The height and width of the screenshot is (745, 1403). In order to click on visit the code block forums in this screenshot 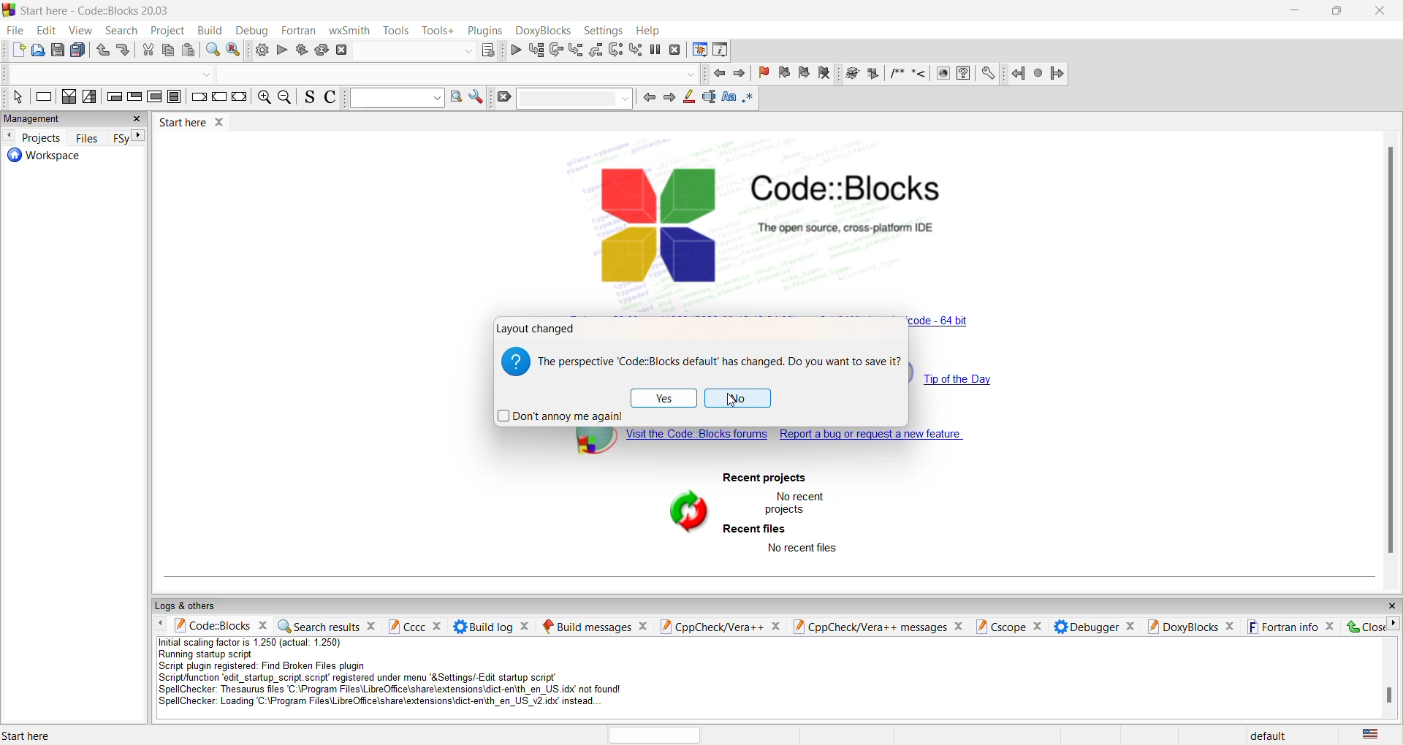, I will do `click(661, 443)`.